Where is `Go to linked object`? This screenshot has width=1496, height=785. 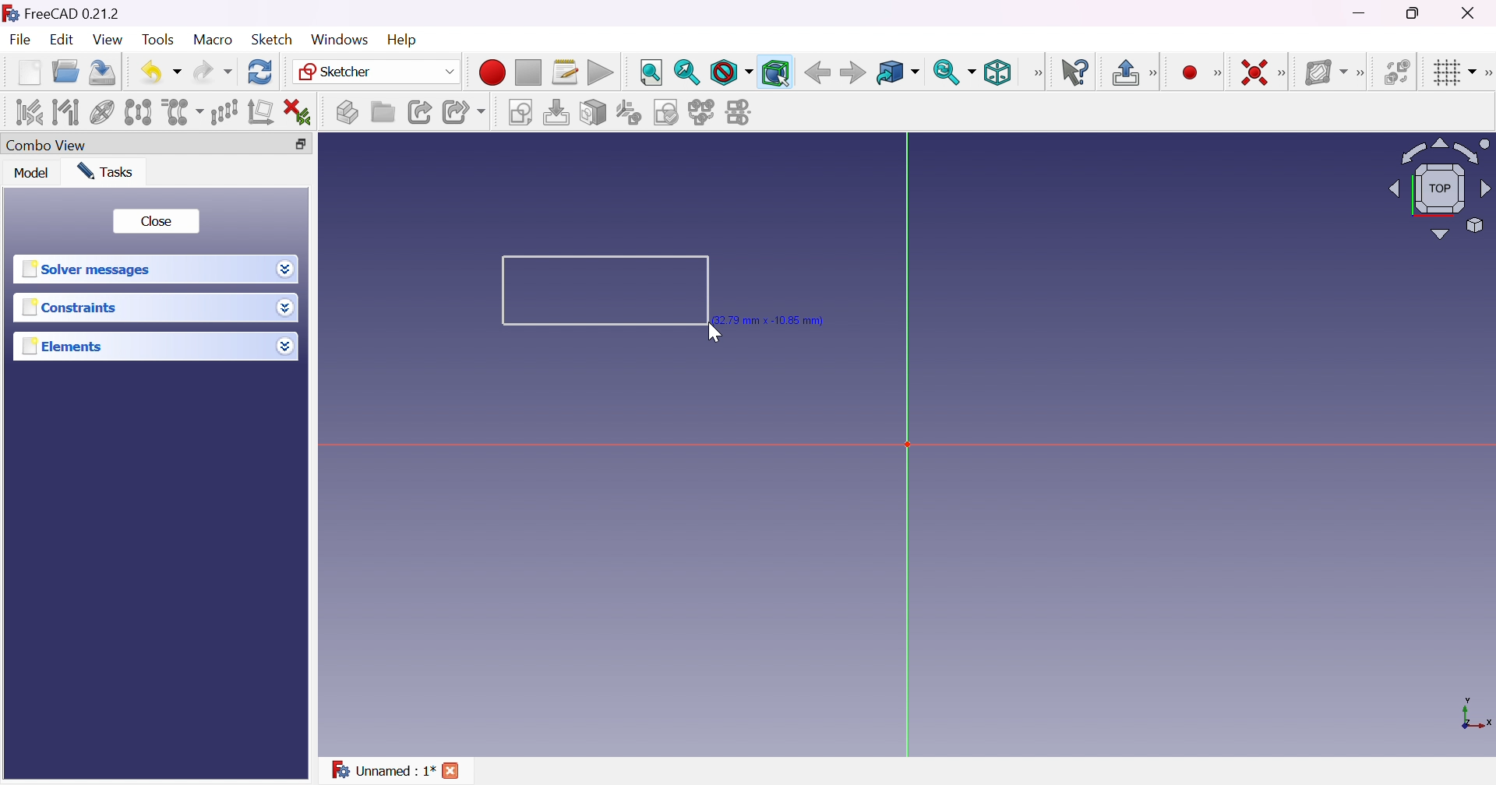
Go to linked object is located at coordinates (898, 72).